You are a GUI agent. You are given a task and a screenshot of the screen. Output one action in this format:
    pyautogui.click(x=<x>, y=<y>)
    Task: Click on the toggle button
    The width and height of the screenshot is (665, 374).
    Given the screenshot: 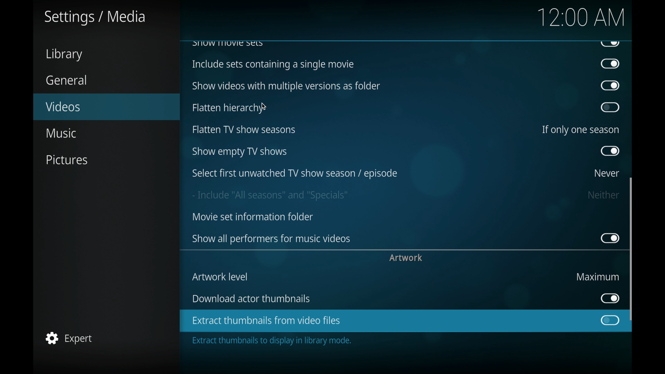 What is the action you would take?
    pyautogui.click(x=610, y=64)
    